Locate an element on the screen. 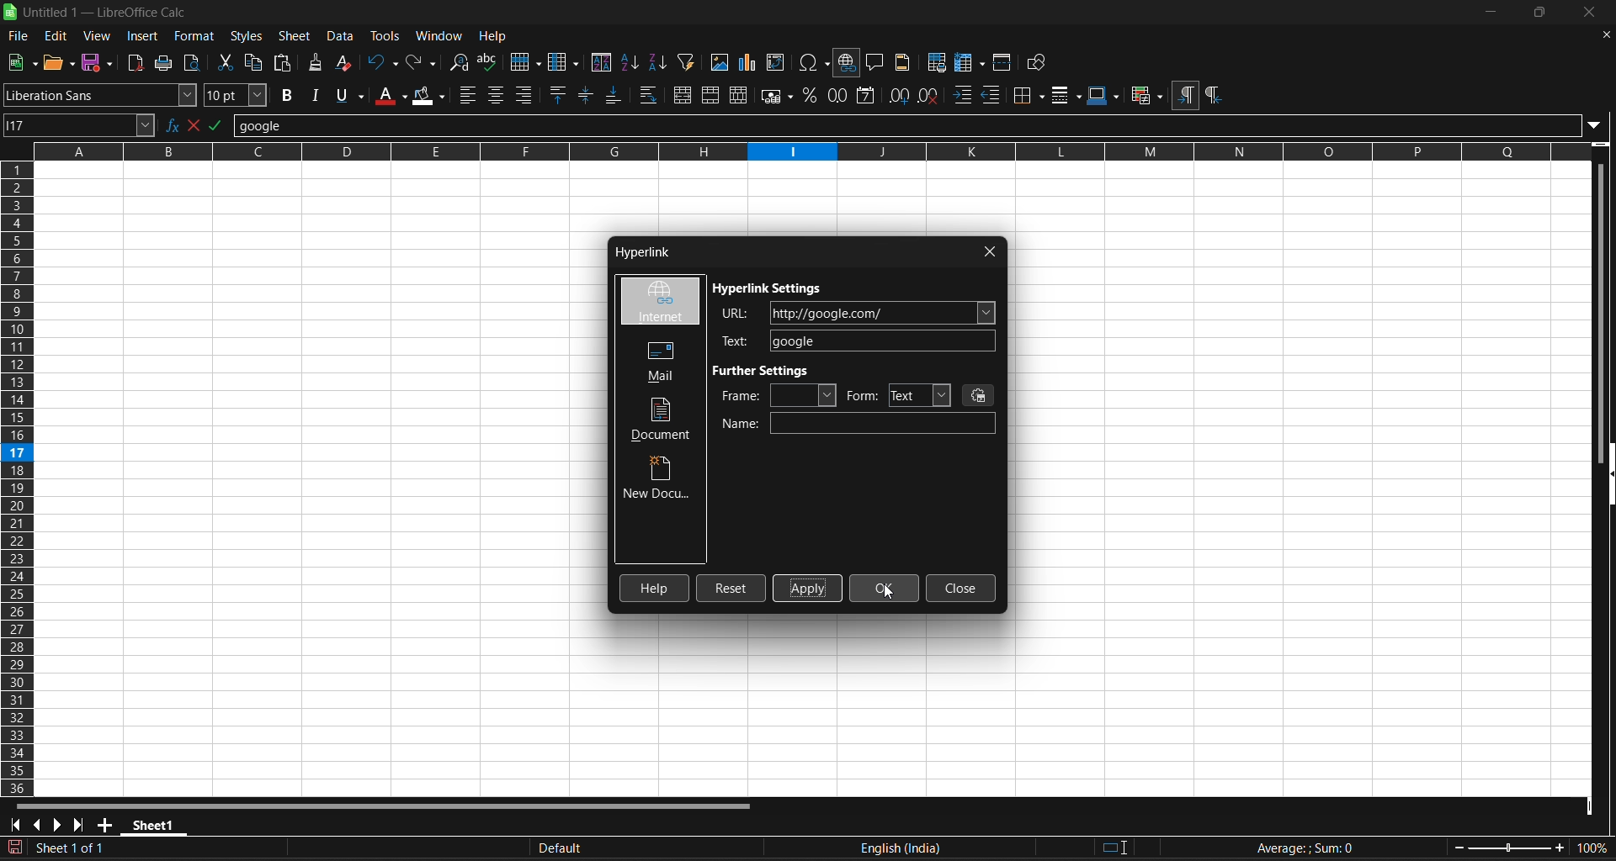 This screenshot has width=1616, height=861. split window is located at coordinates (1004, 61).